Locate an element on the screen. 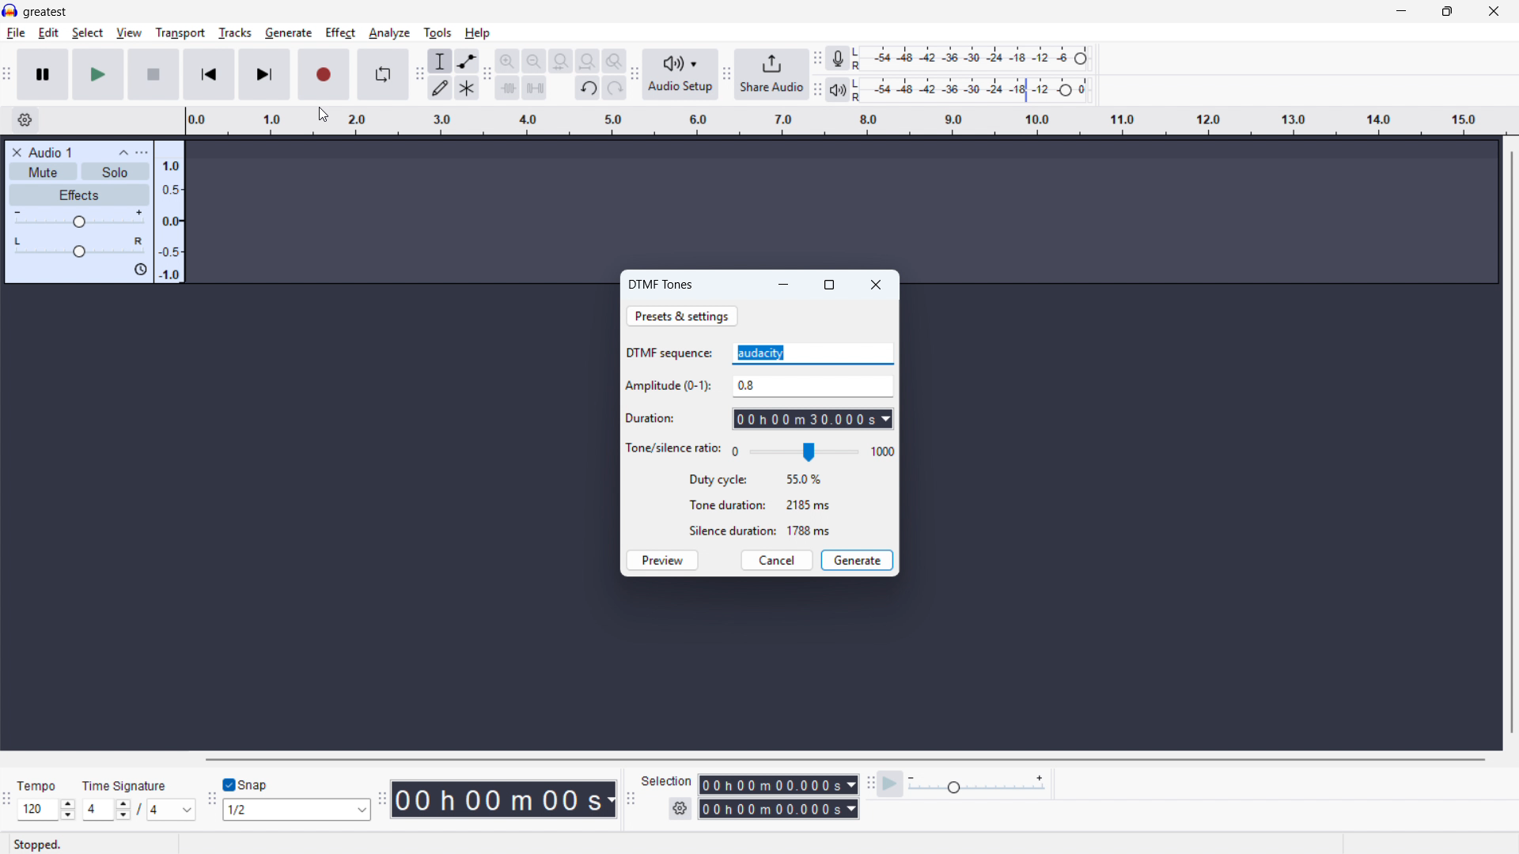 Image resolution: width=1519 pixels, height=854 pixels. silence audio outside selection is located at coordinates (533, 89).